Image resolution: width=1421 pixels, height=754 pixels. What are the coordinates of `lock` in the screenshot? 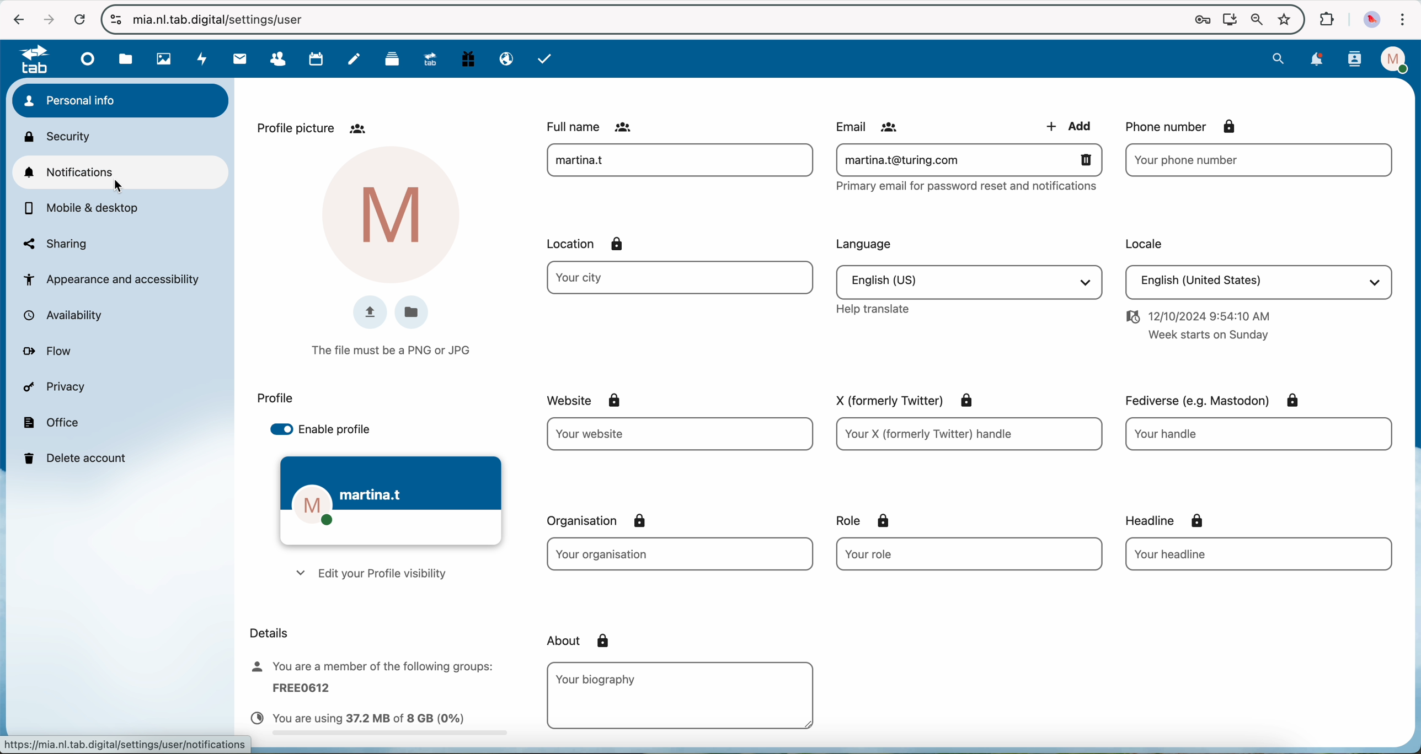 It's located at (1198, 20).